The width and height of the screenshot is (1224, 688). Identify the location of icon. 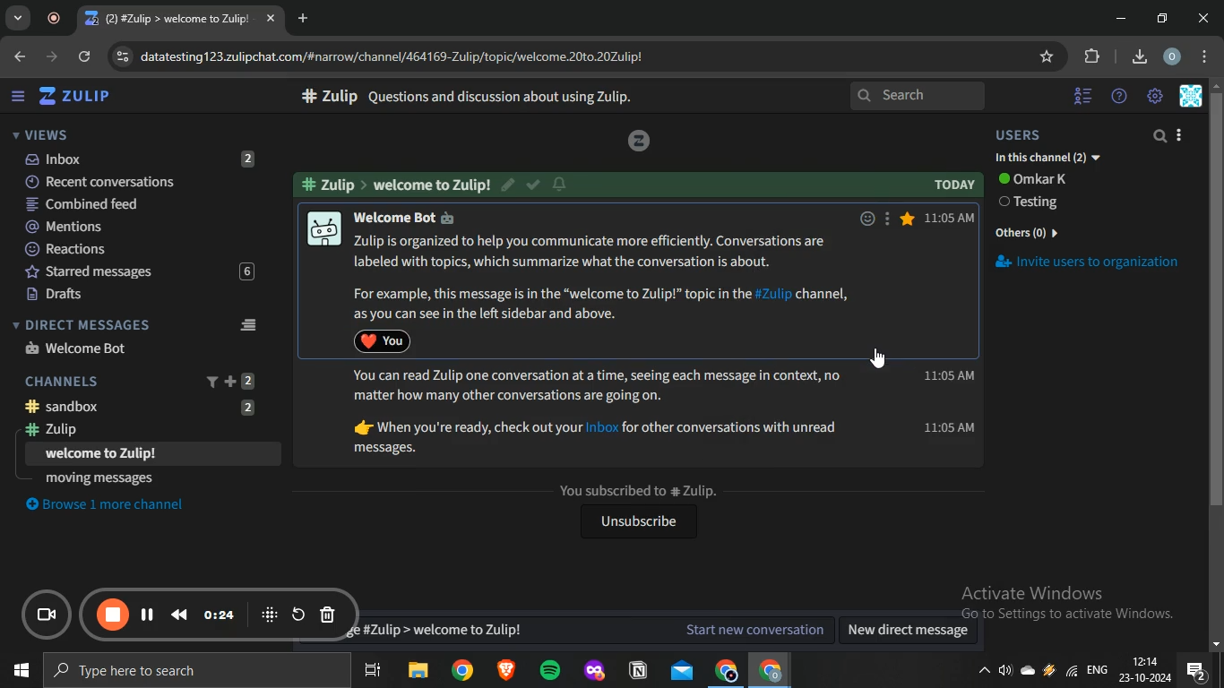
(270, 614).